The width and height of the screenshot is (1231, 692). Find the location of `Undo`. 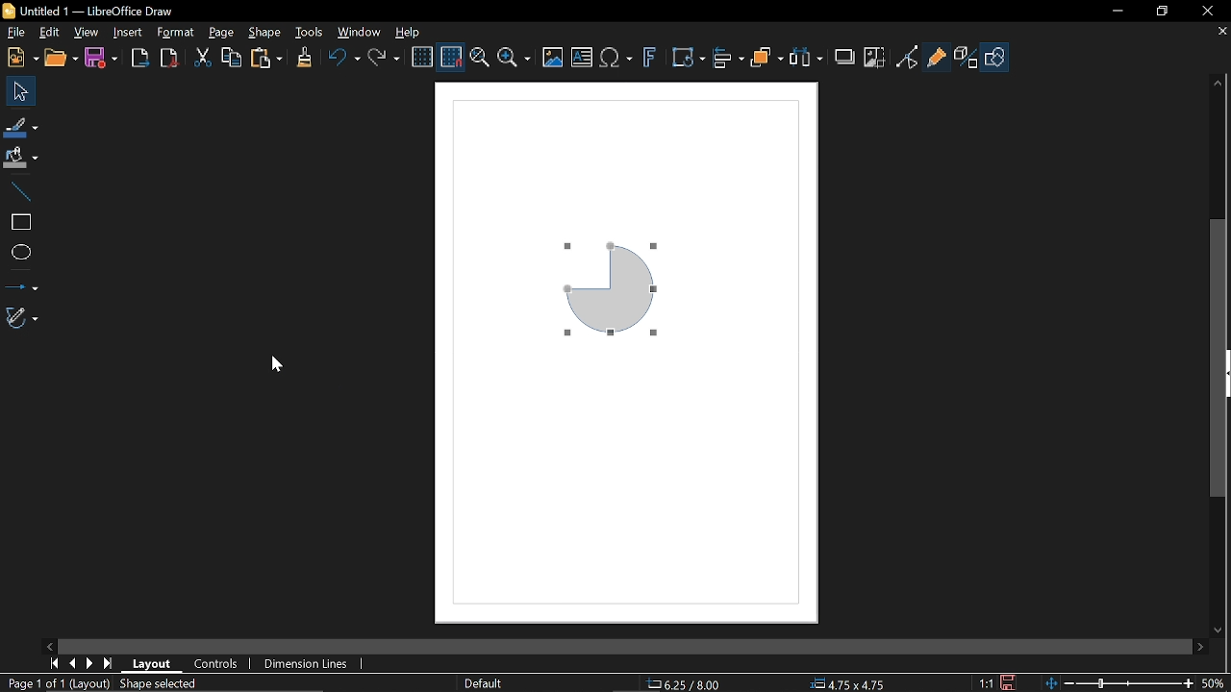

Undo is located at coordinates (344, 60).